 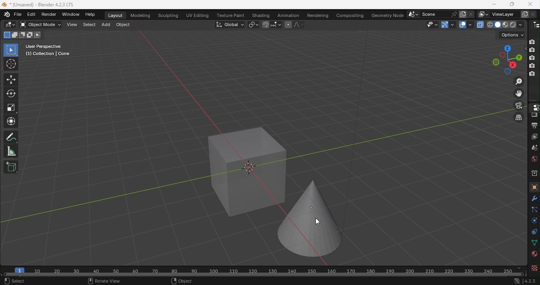 I want to click on Name, so click(x=504, y=14).